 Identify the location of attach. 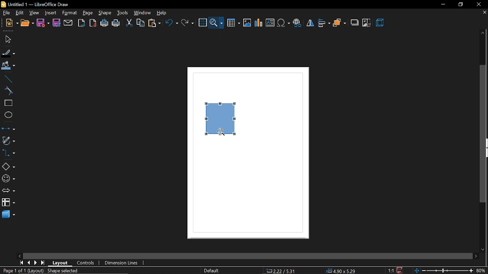
(68, 22).